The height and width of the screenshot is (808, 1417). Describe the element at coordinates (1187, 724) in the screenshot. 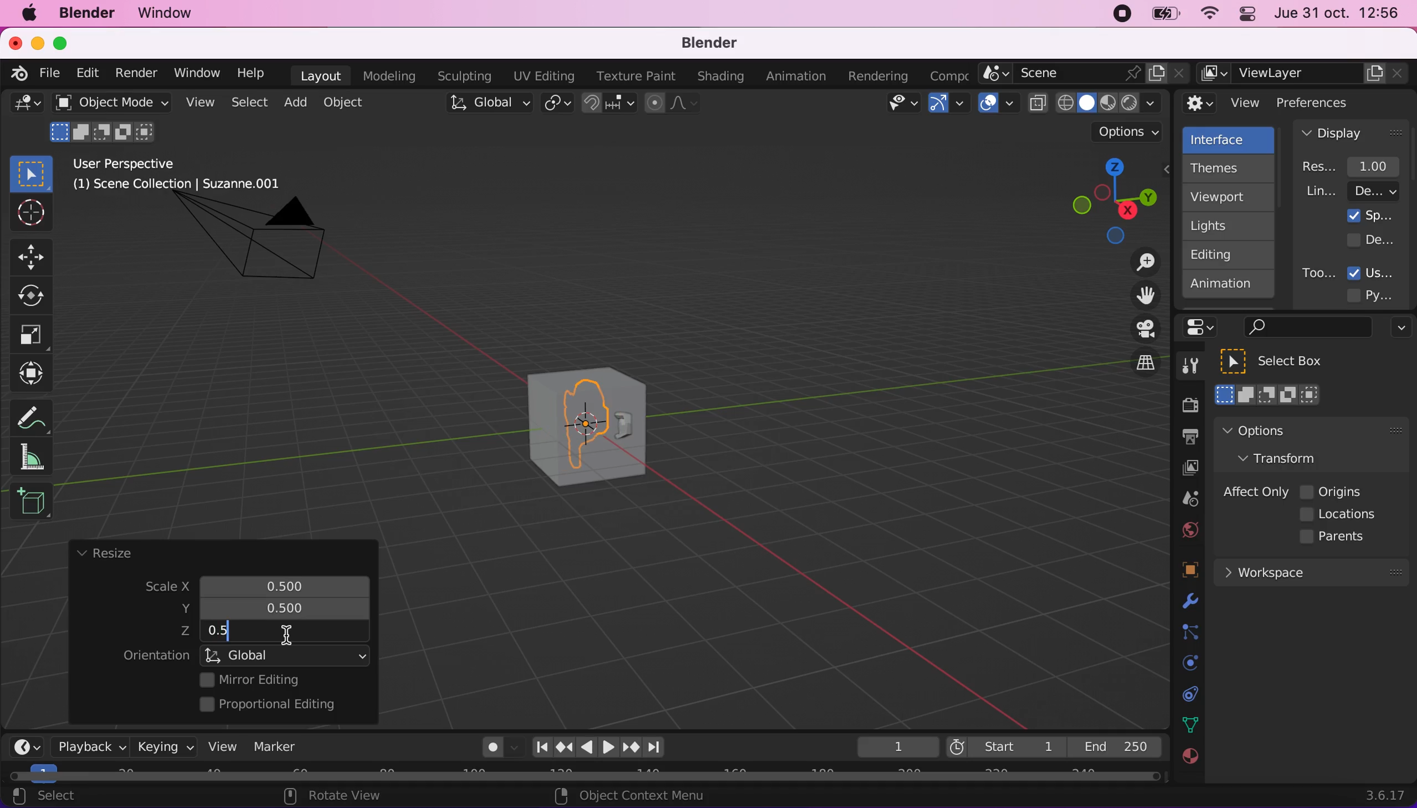

I see `data` at that location.